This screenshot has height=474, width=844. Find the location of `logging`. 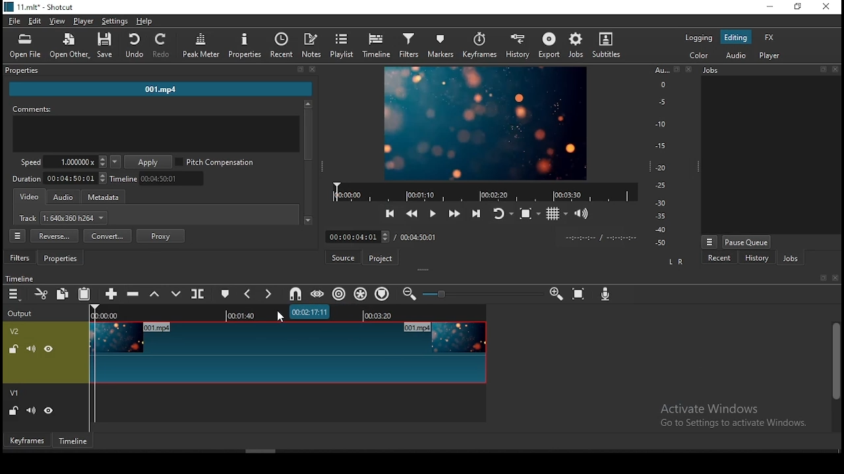

logging is located at coordinates (699, 37).